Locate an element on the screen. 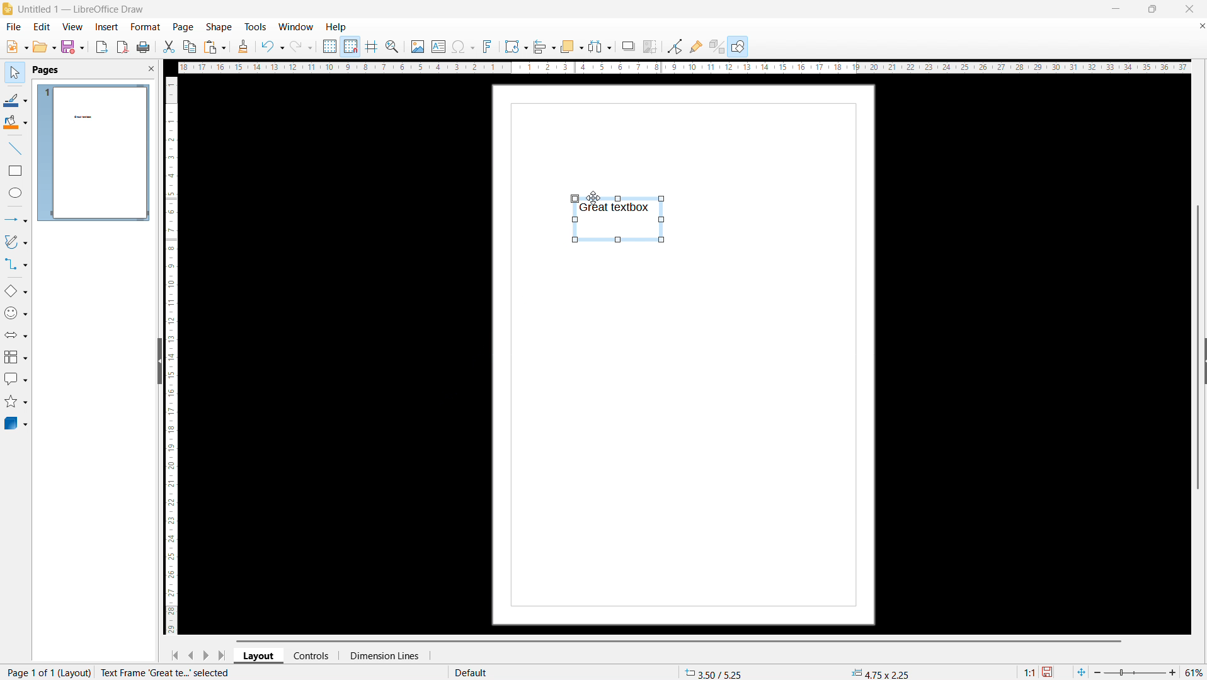 This screenshot has height=680, width=1207. flowcharts is located at coordinates (15, 357).